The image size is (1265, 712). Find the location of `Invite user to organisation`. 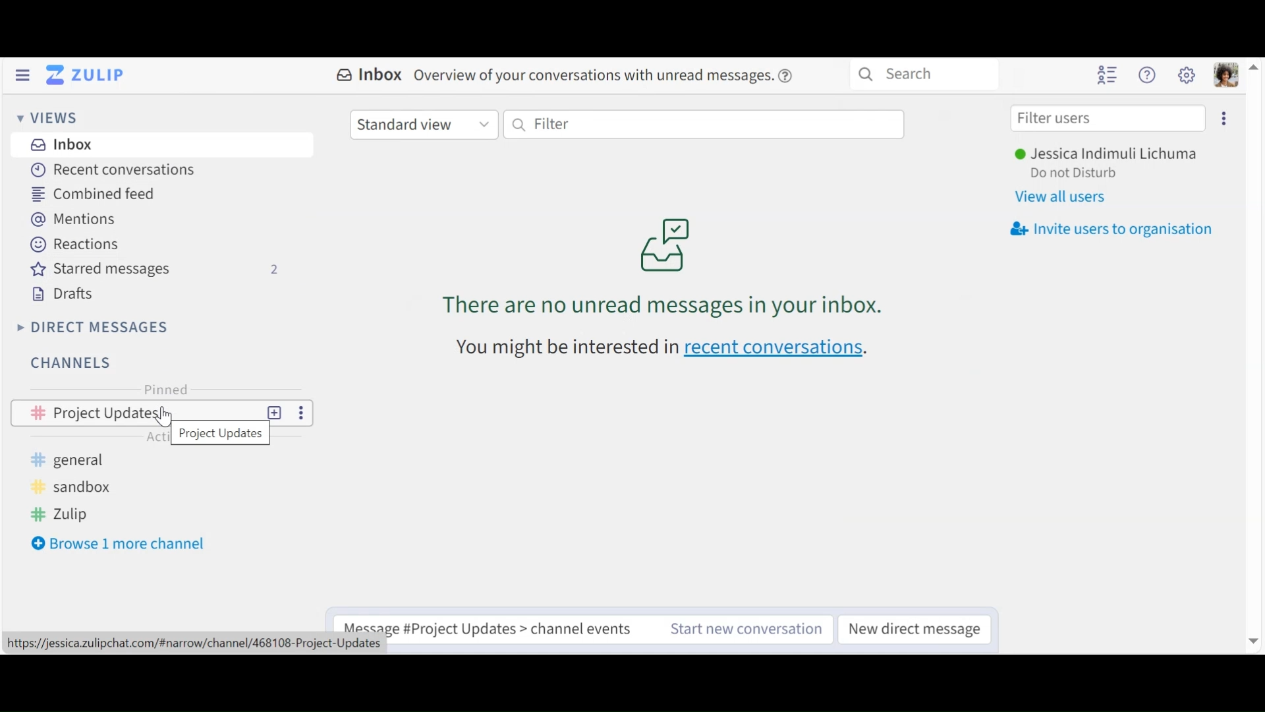

Invite user to organisation is located at coordinates (1223, 120).